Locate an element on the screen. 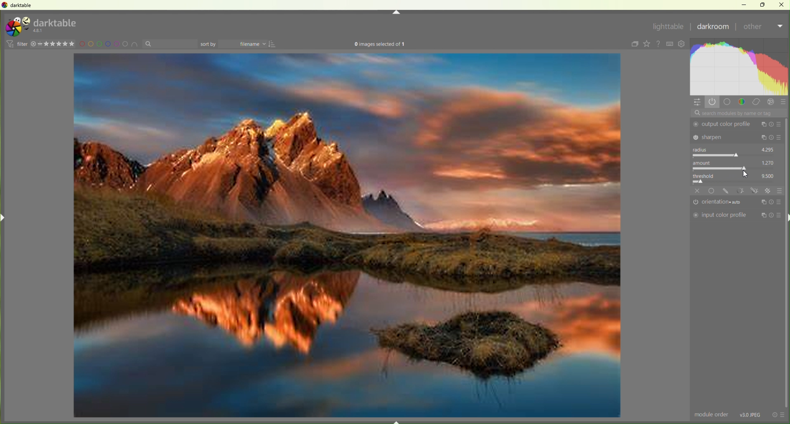 The height and width of the screenshot is (424, 790). Collapse  is located at coordinates (396, 12).